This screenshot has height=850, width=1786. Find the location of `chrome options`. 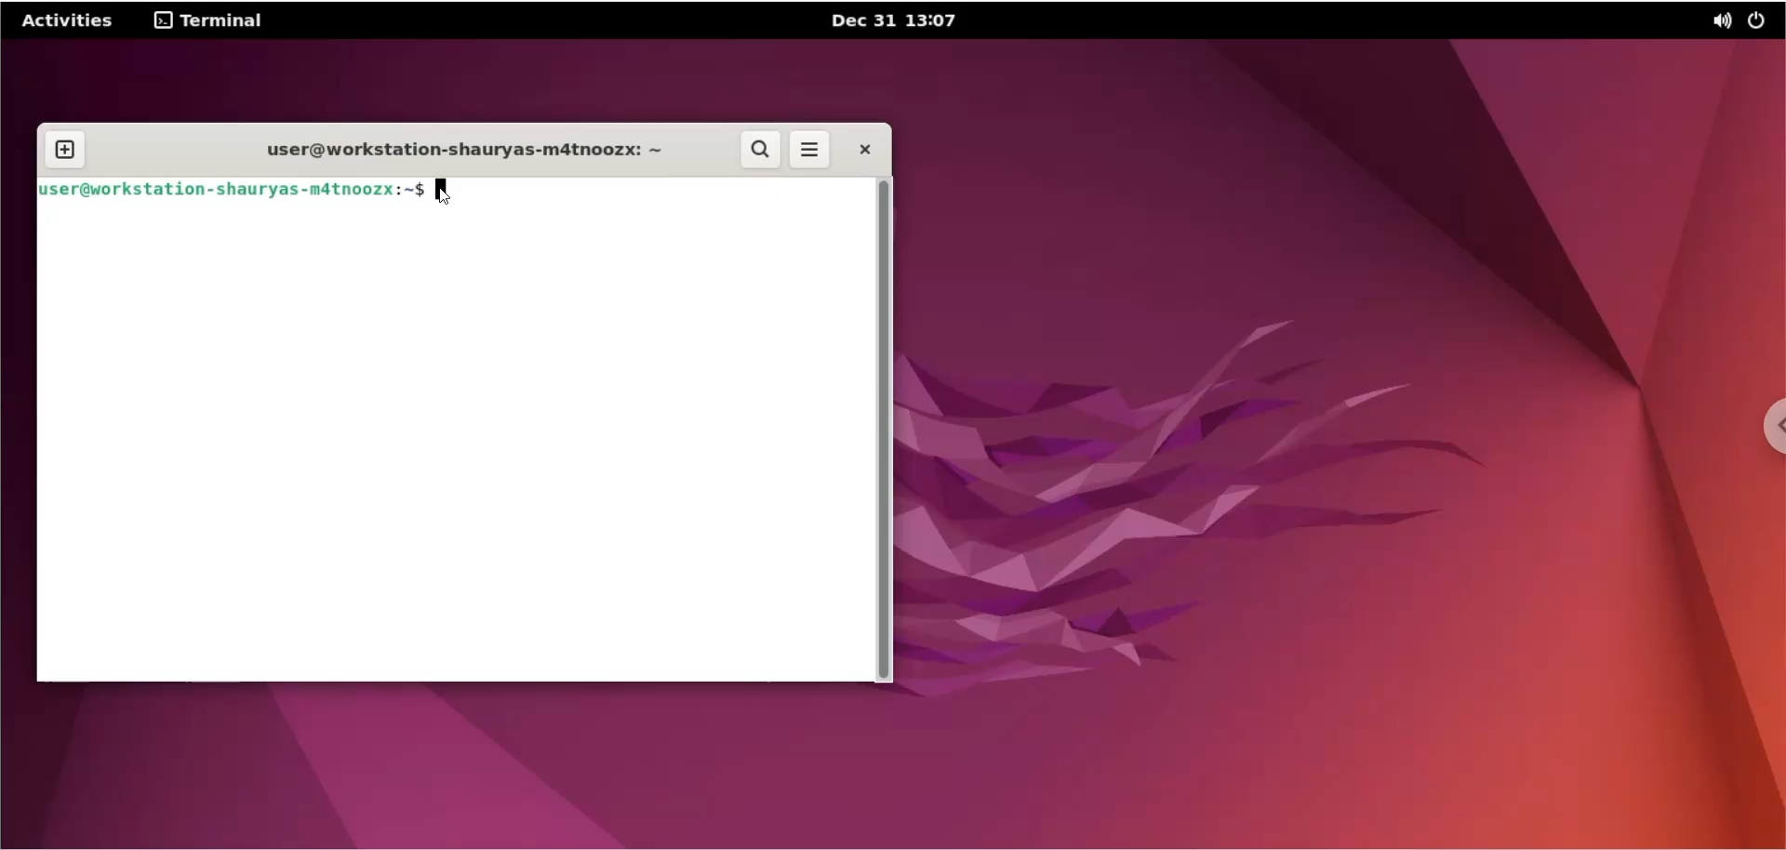

chrome options is located at coordinates (1767, 434).